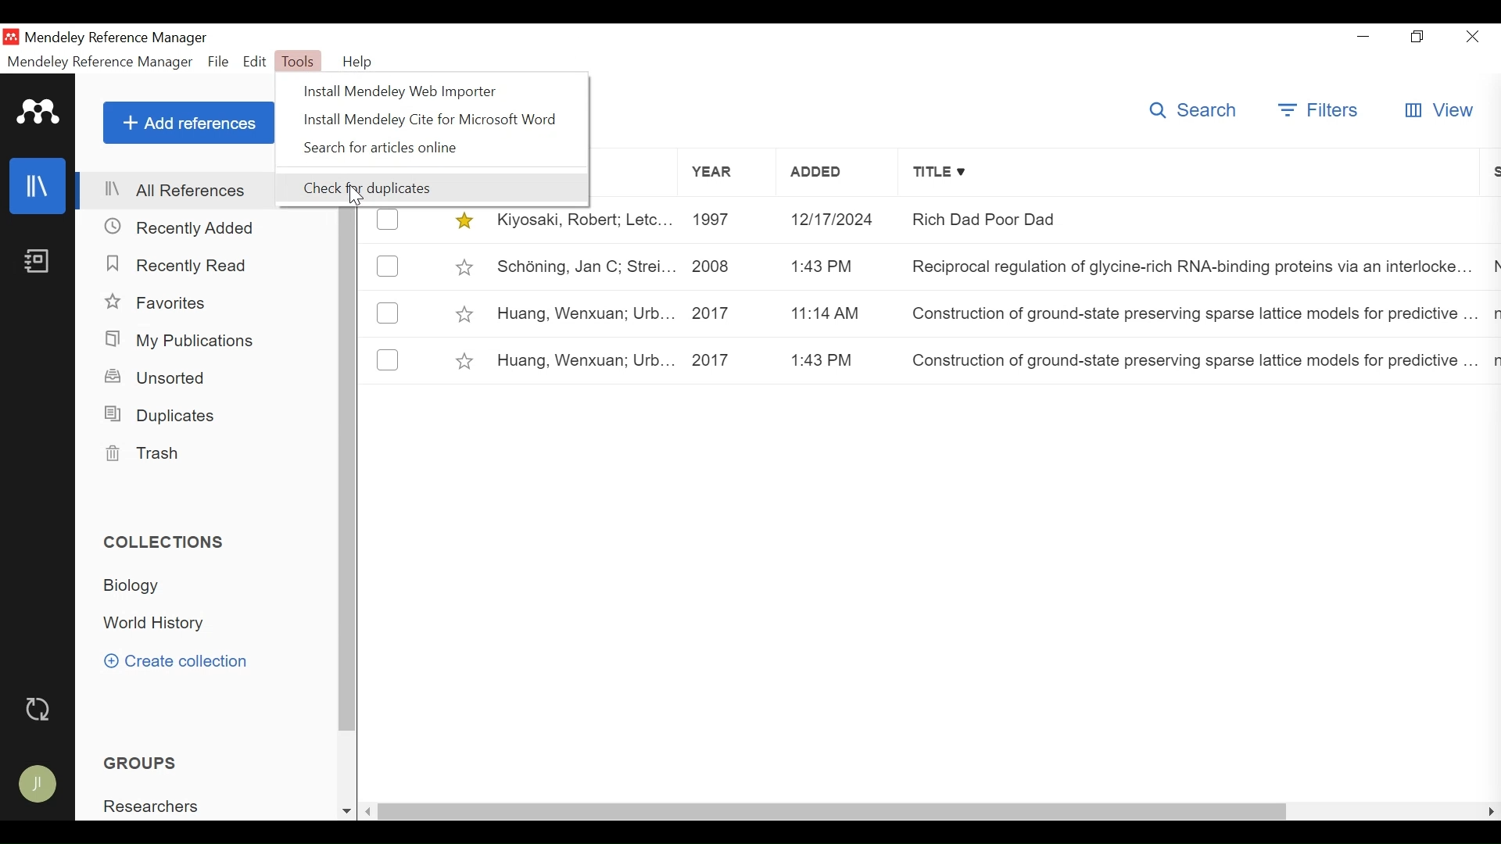 This screenshot has height=844, width=1501. I want to click on Title, so click(1185, 172).